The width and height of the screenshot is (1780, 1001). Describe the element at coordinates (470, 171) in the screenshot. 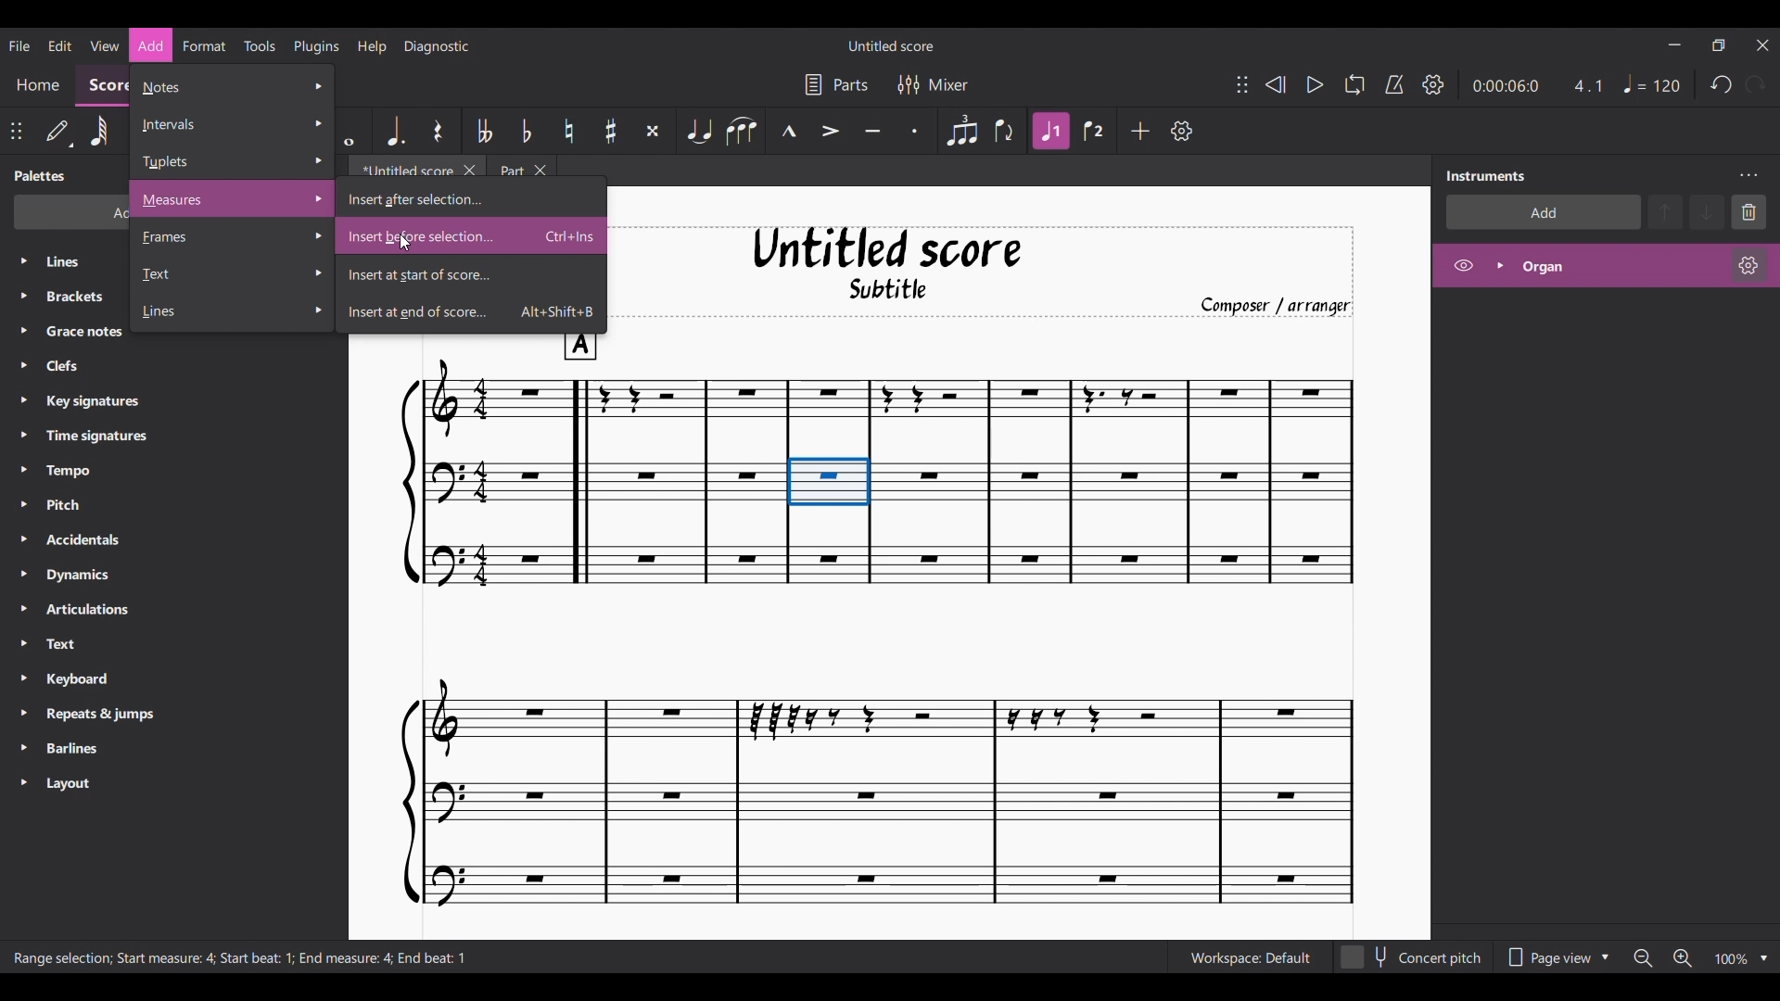

I see `Close Untitled tab` at that location.